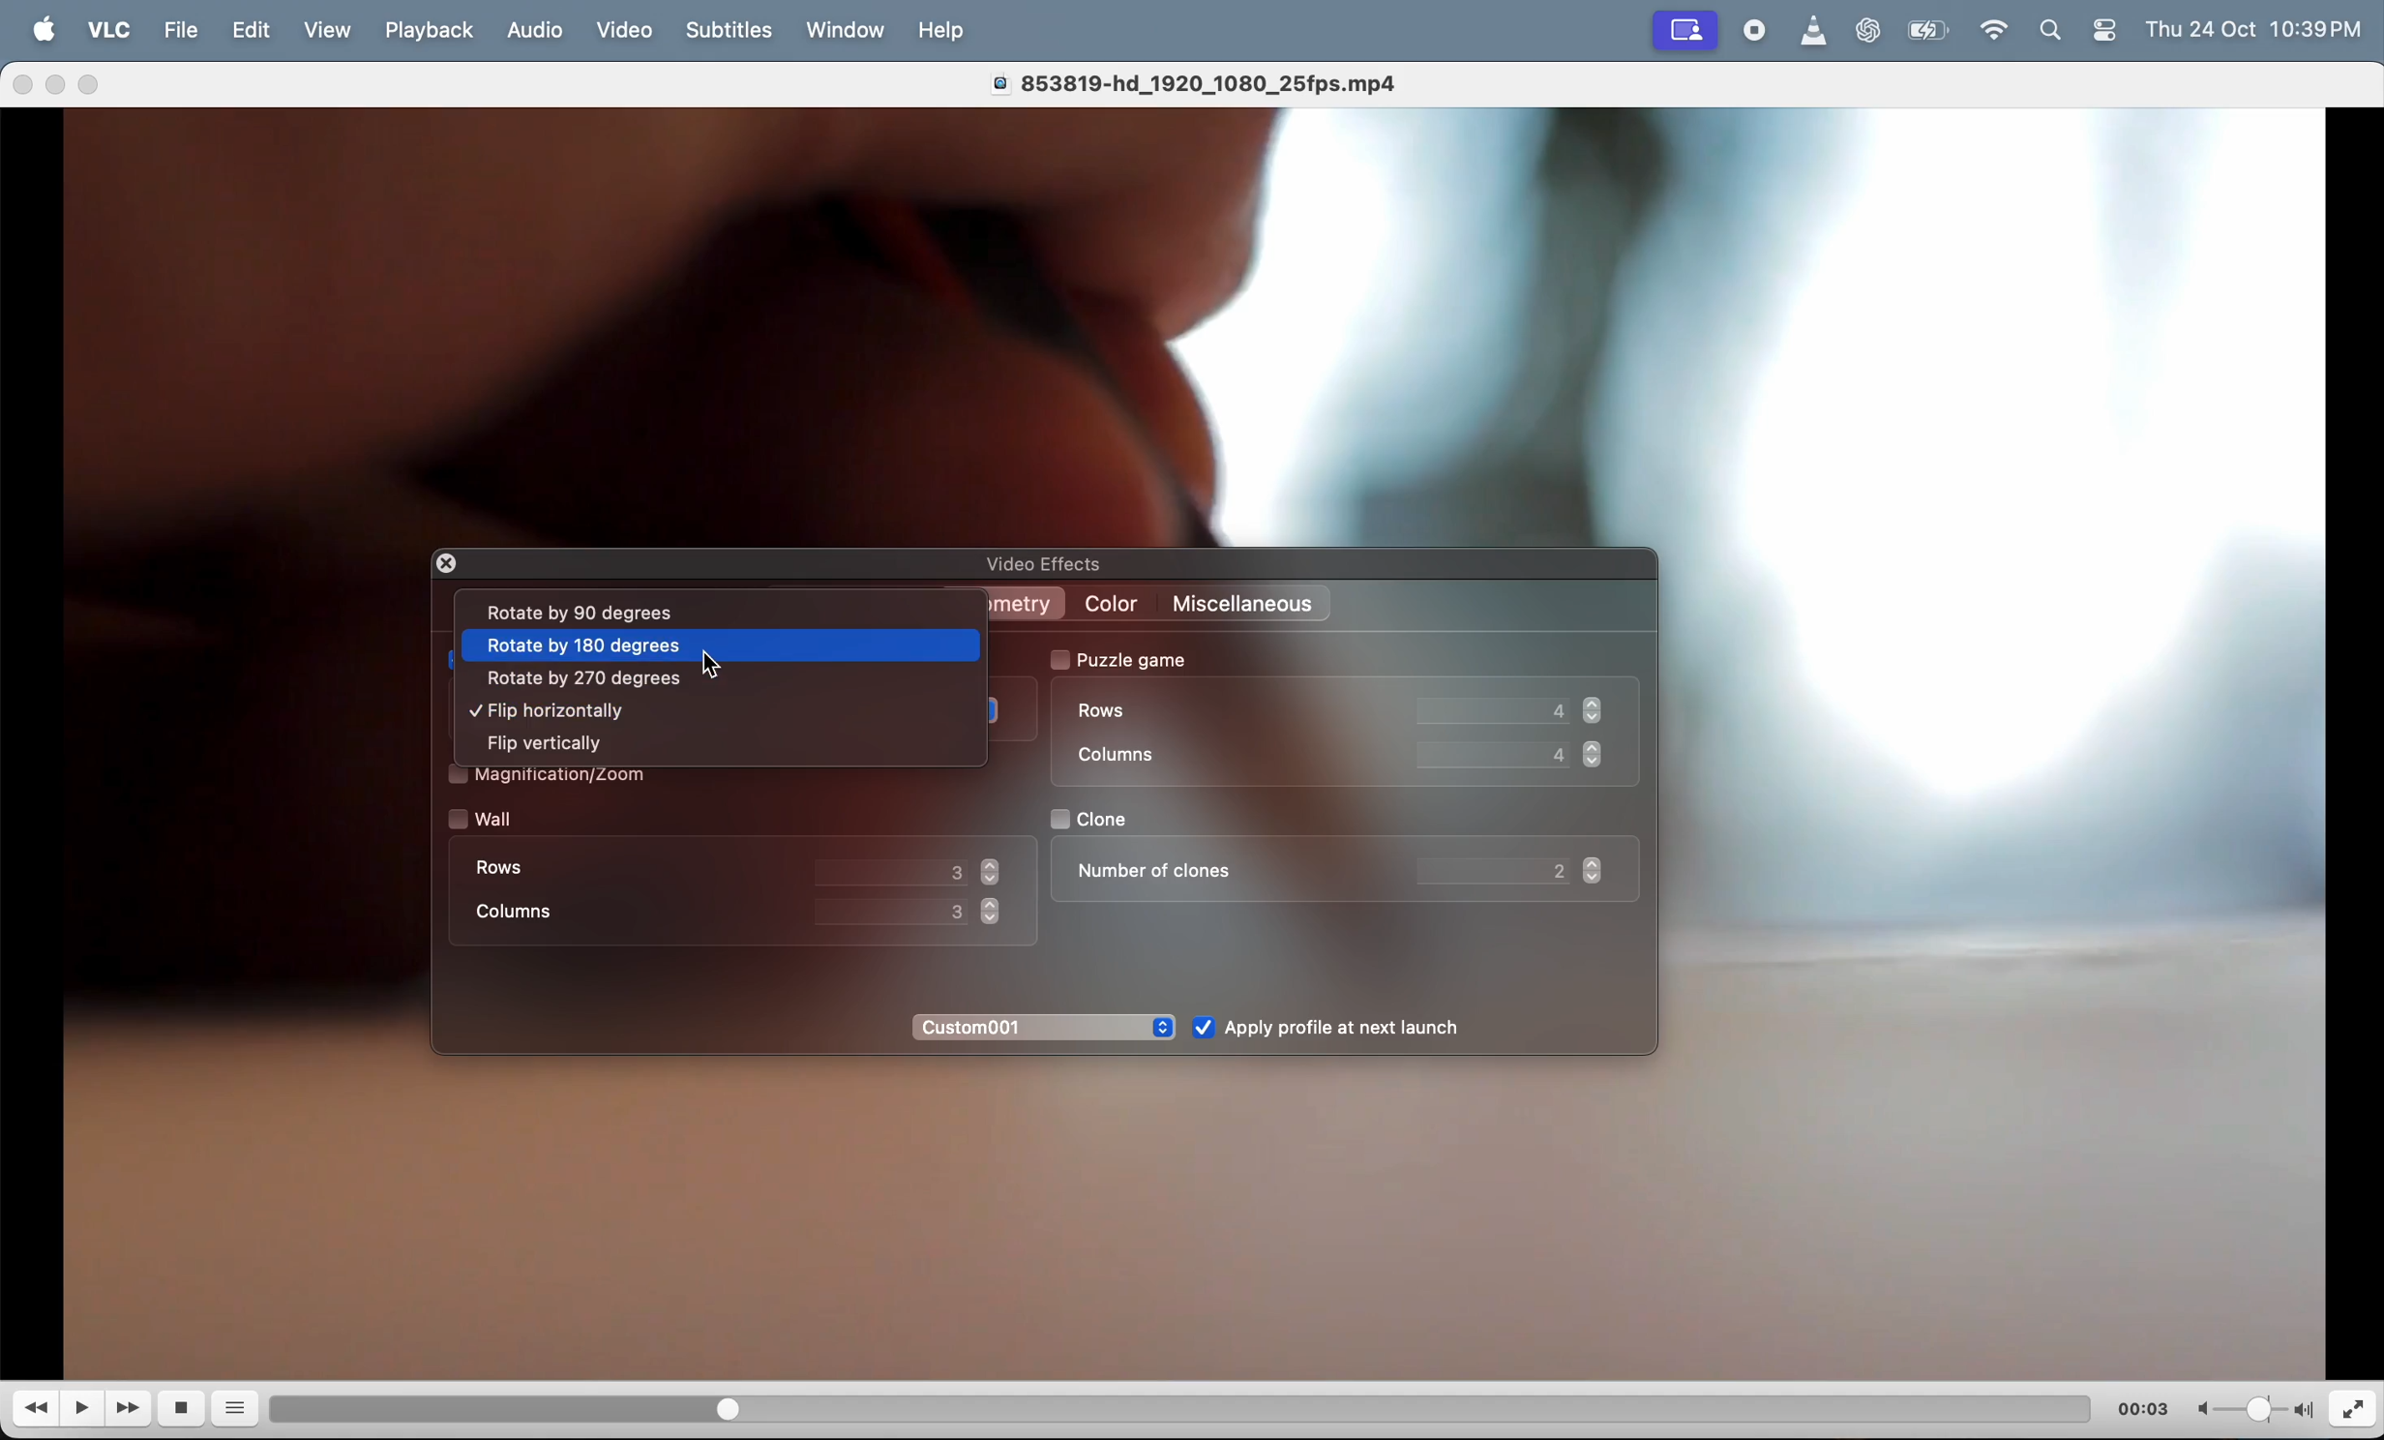 The width and height of the screenshot is (2384, 1440). Describe the element at coordinates (2353, 1407) in the screenshot. I see `` at that location.